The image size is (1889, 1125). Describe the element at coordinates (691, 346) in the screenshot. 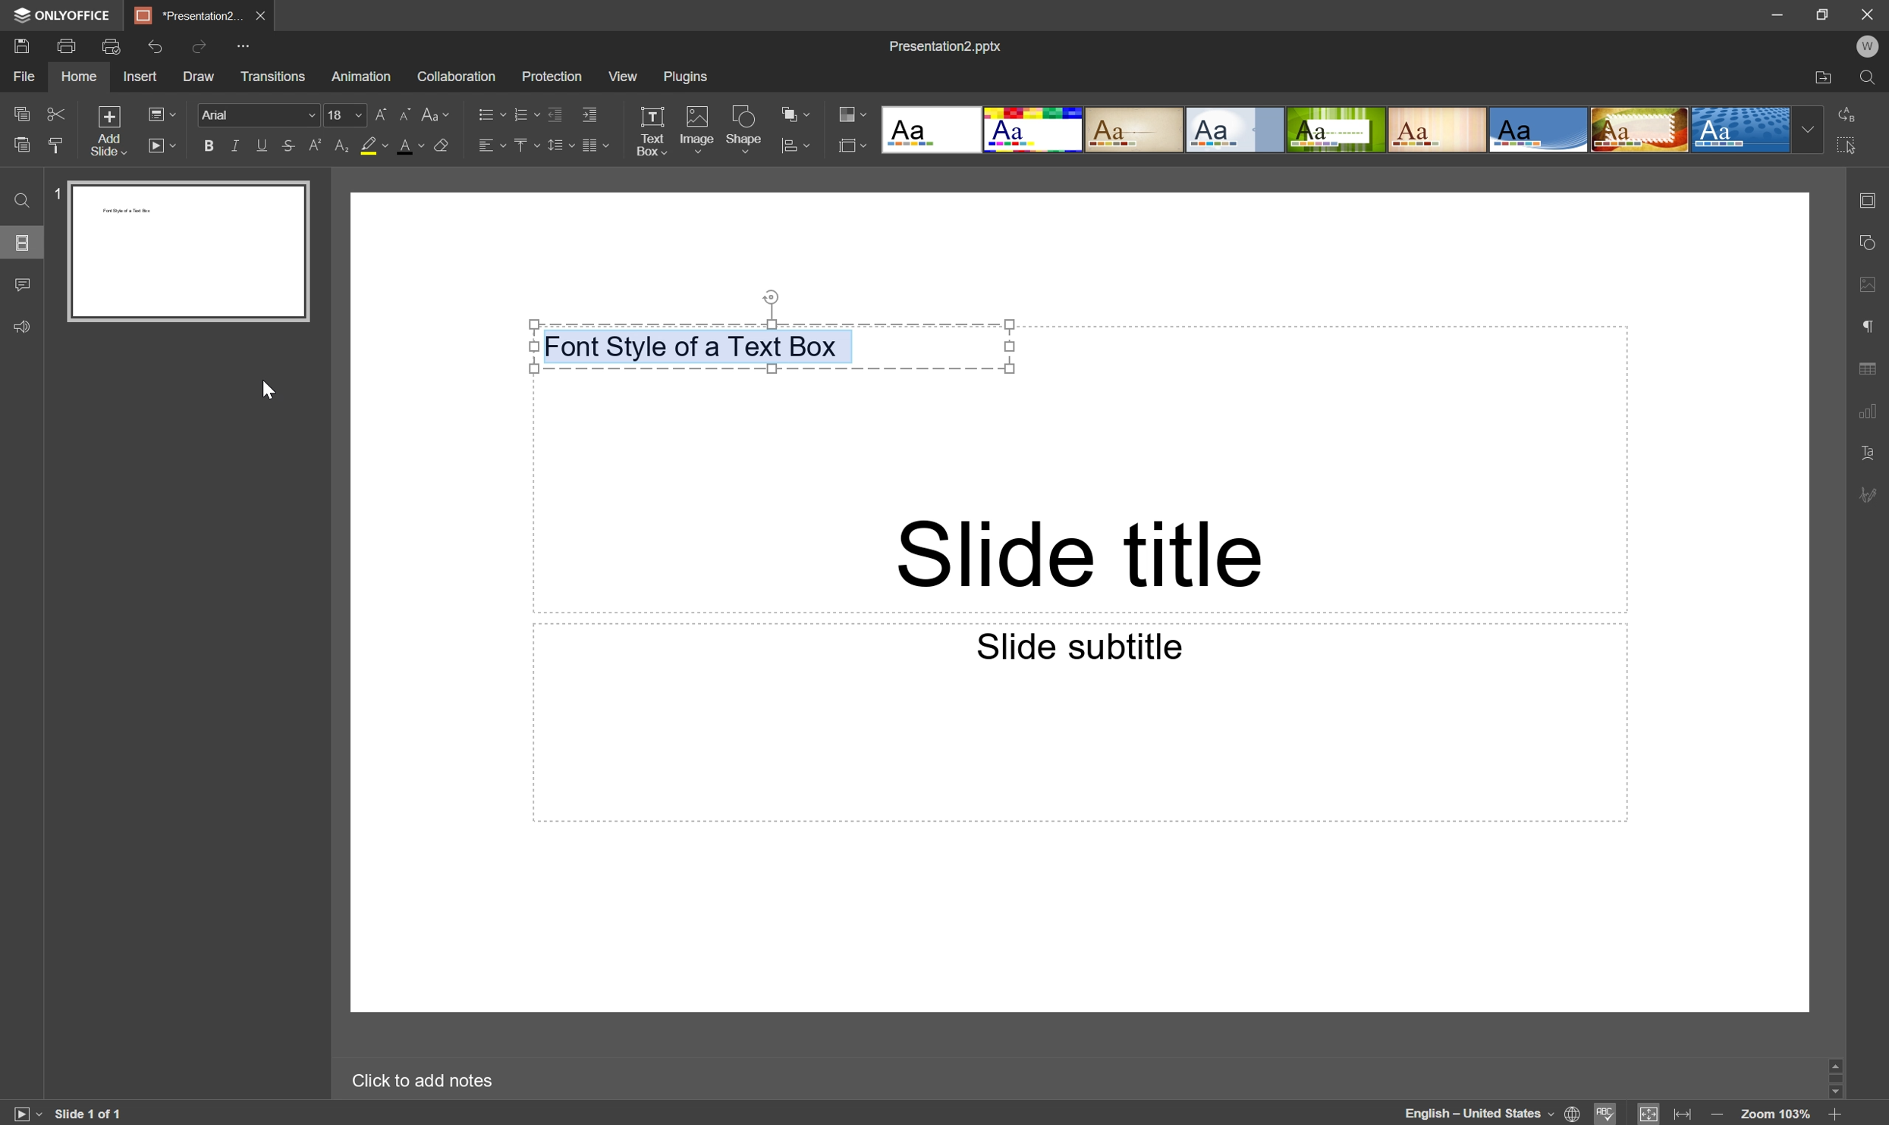

I see `Font style of a text box` at that location.